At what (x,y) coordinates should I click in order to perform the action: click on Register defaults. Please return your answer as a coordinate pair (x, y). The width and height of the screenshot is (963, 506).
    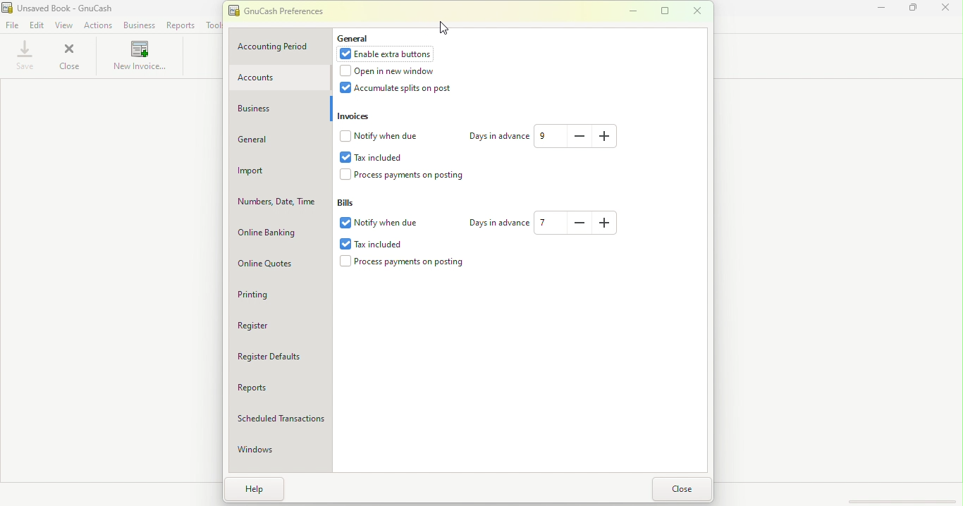
    Looking at the image, I should click on (280, 355).